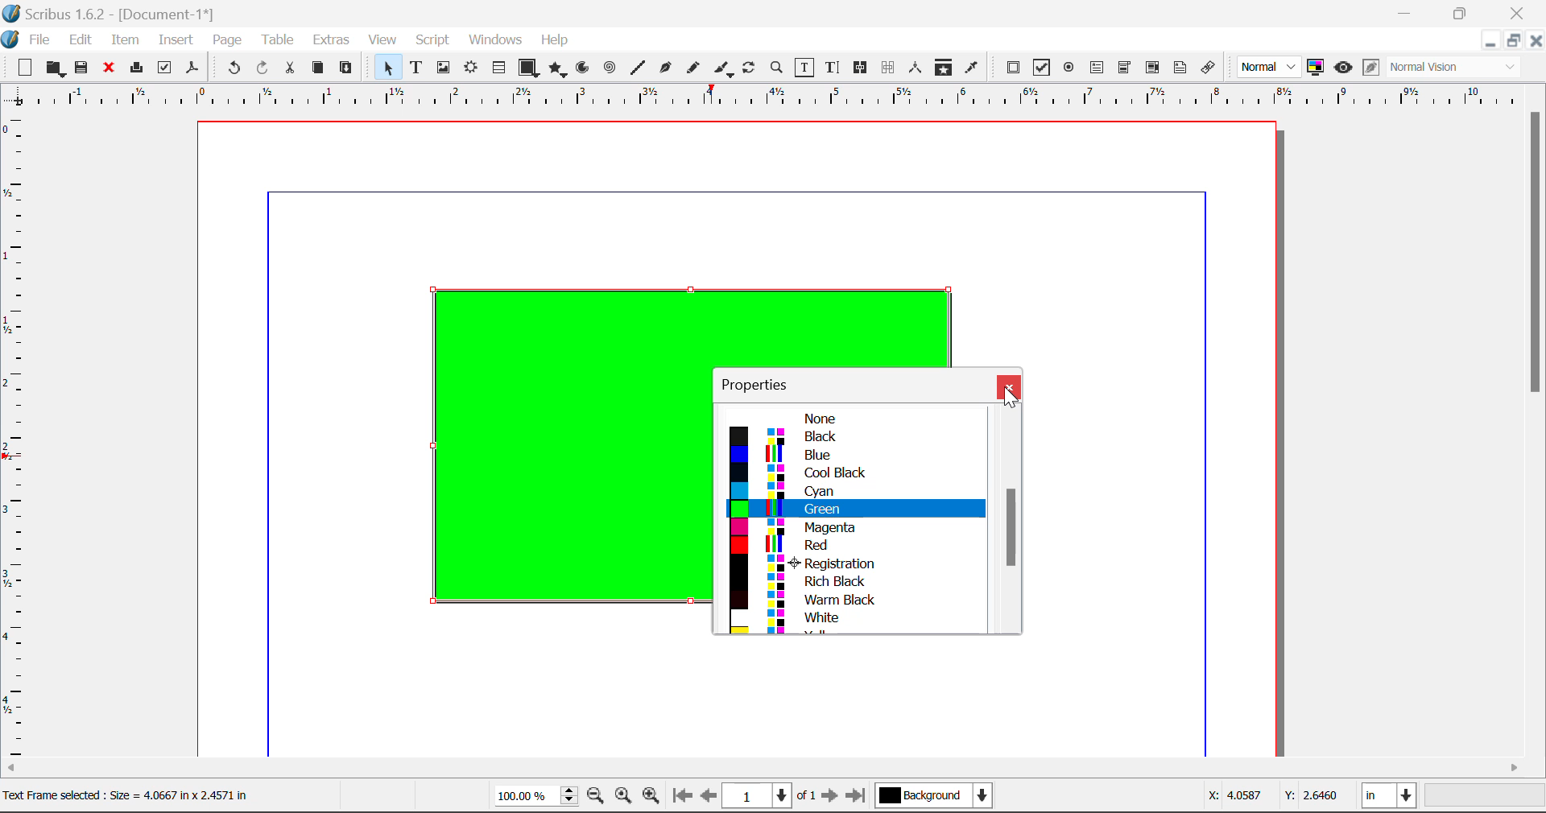 The height and width of the screenshot is (813, 1546). What do you see at coordinates (231, 68) in the screenshot?
I see `Undo` at bounding box center [231, 68].